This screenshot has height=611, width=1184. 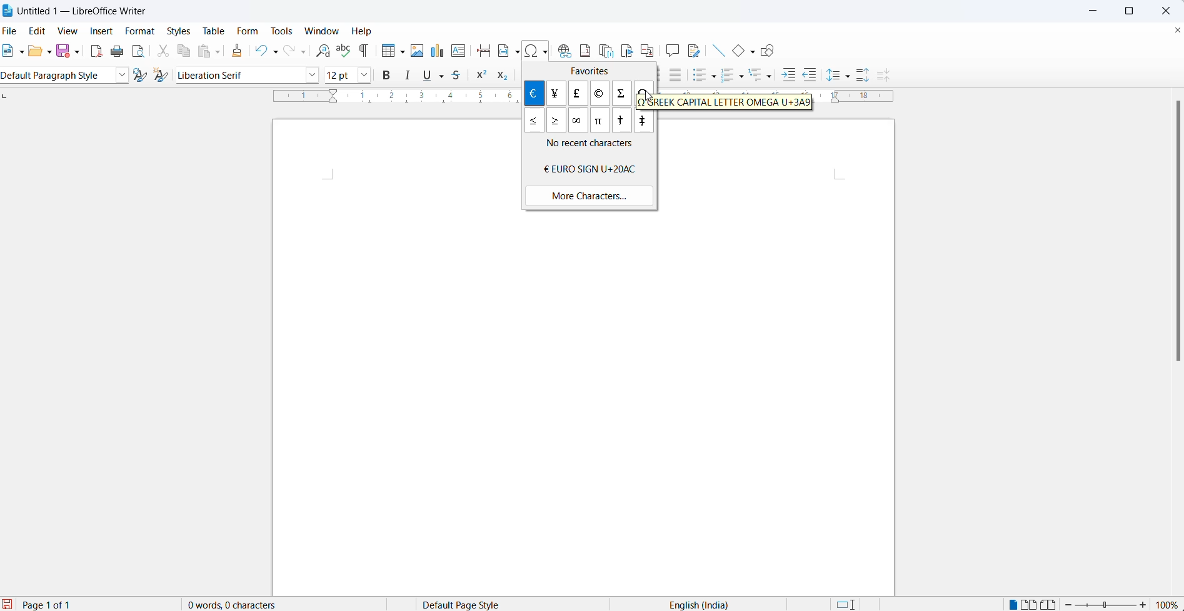 What do you see at coordinates (650, 50) in the screenshot?
I see `inert cross-reference`` at bounding box center [650, 50].